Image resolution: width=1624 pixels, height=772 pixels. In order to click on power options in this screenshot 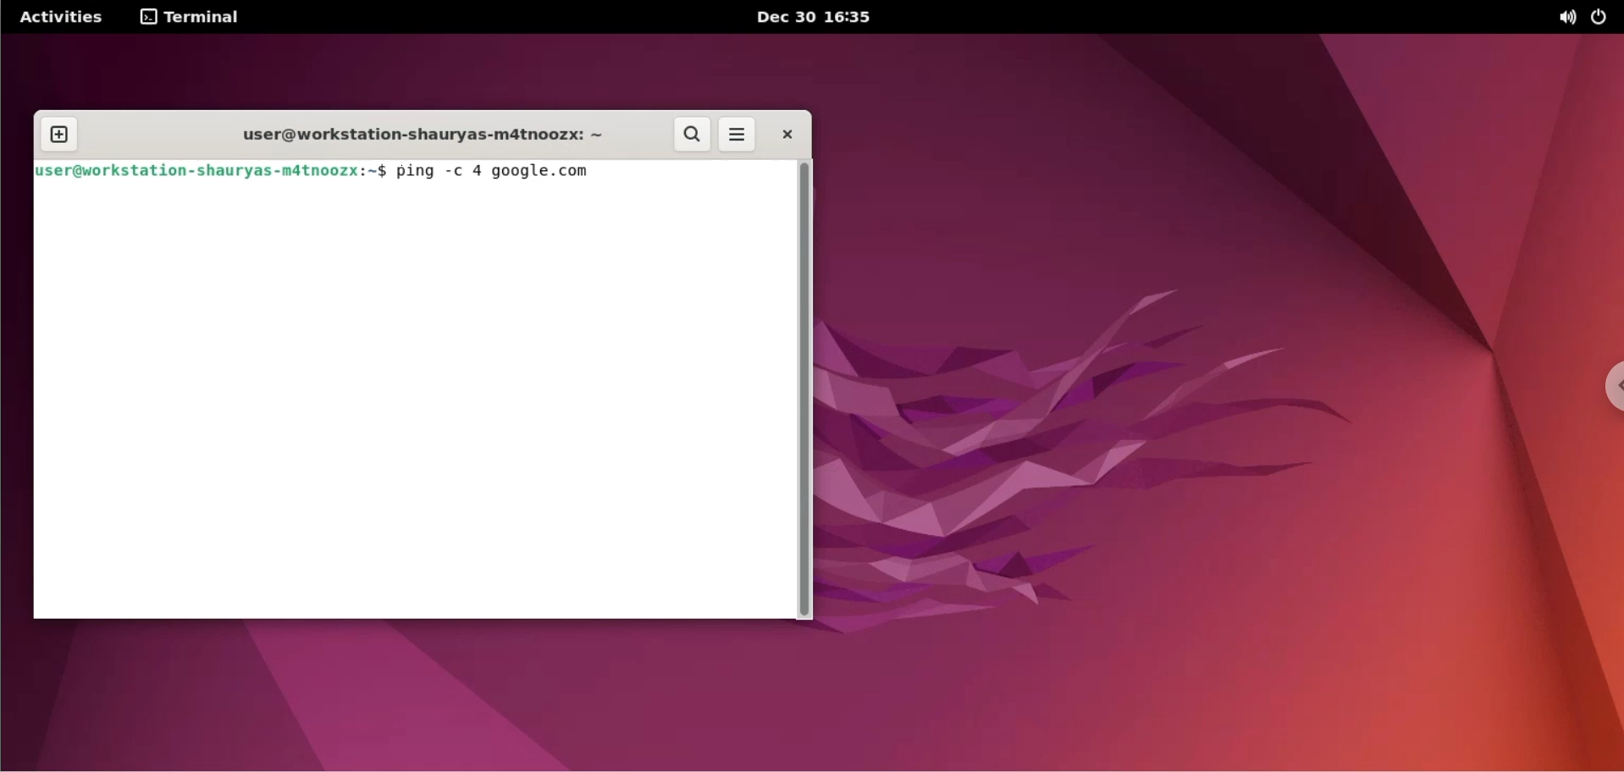, I will do `click(1603, 18)`.